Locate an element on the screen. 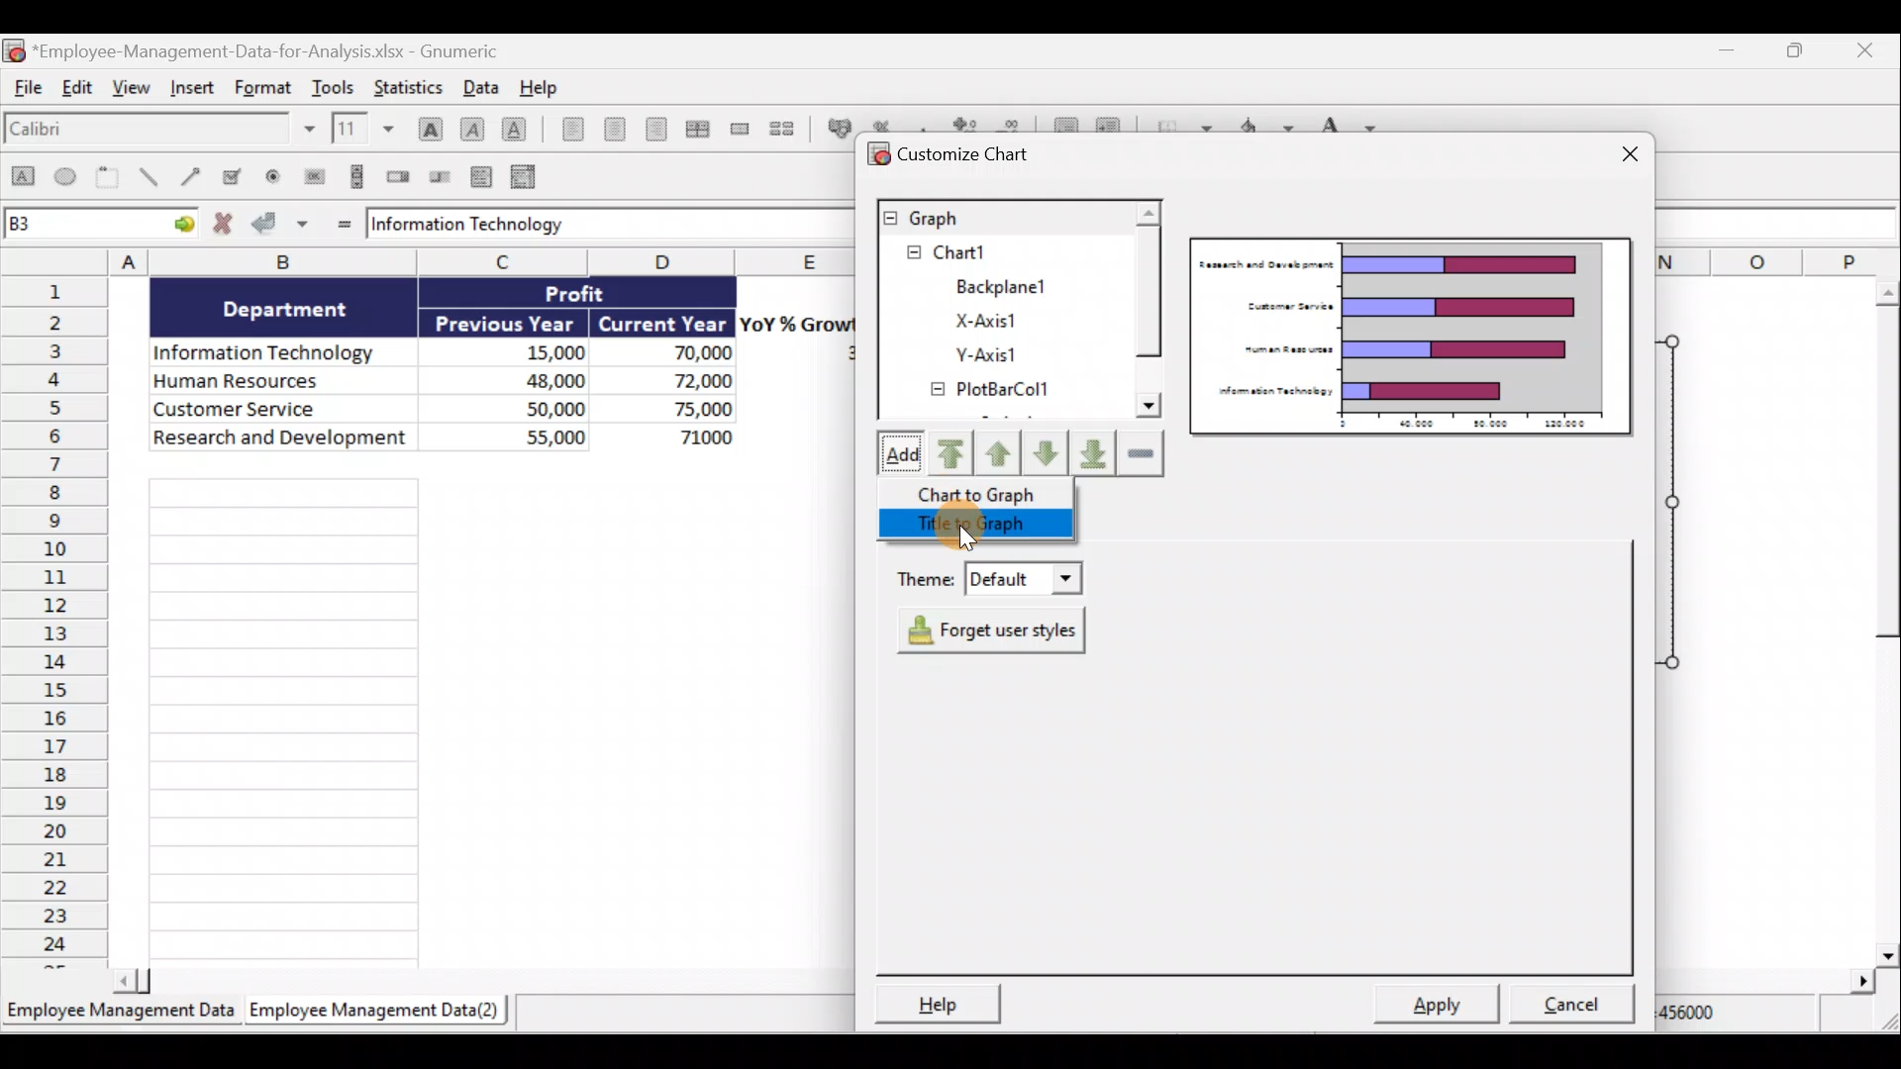 This screenshot has height=1069, width=1901. Cancel change is located at coordinates (224, 226).